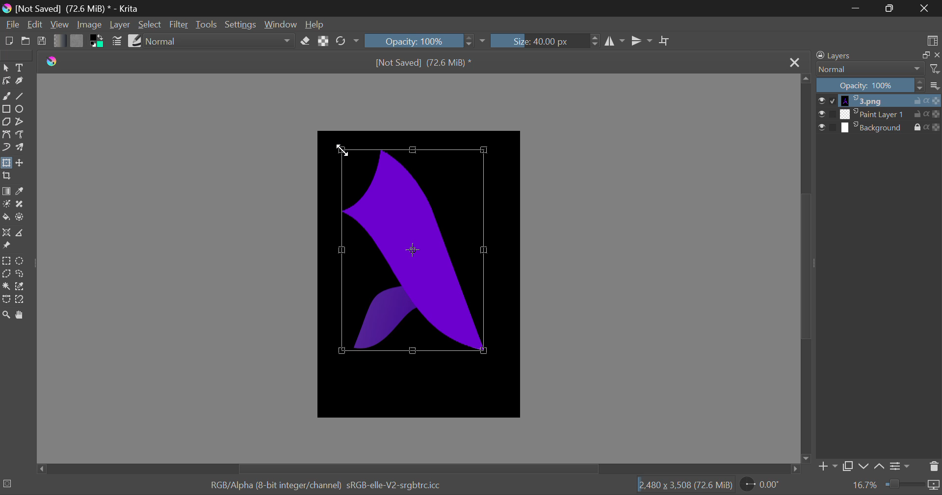 This screenshot has height=495, width=942. What do you see at coordinates (418, 468) in the screenshot?
I see `Scroll Bar` at bounding box center [418, 468].